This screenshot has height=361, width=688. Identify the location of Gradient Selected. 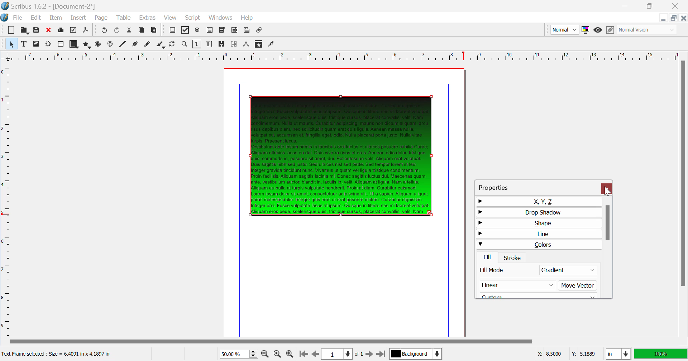
(537, 271).